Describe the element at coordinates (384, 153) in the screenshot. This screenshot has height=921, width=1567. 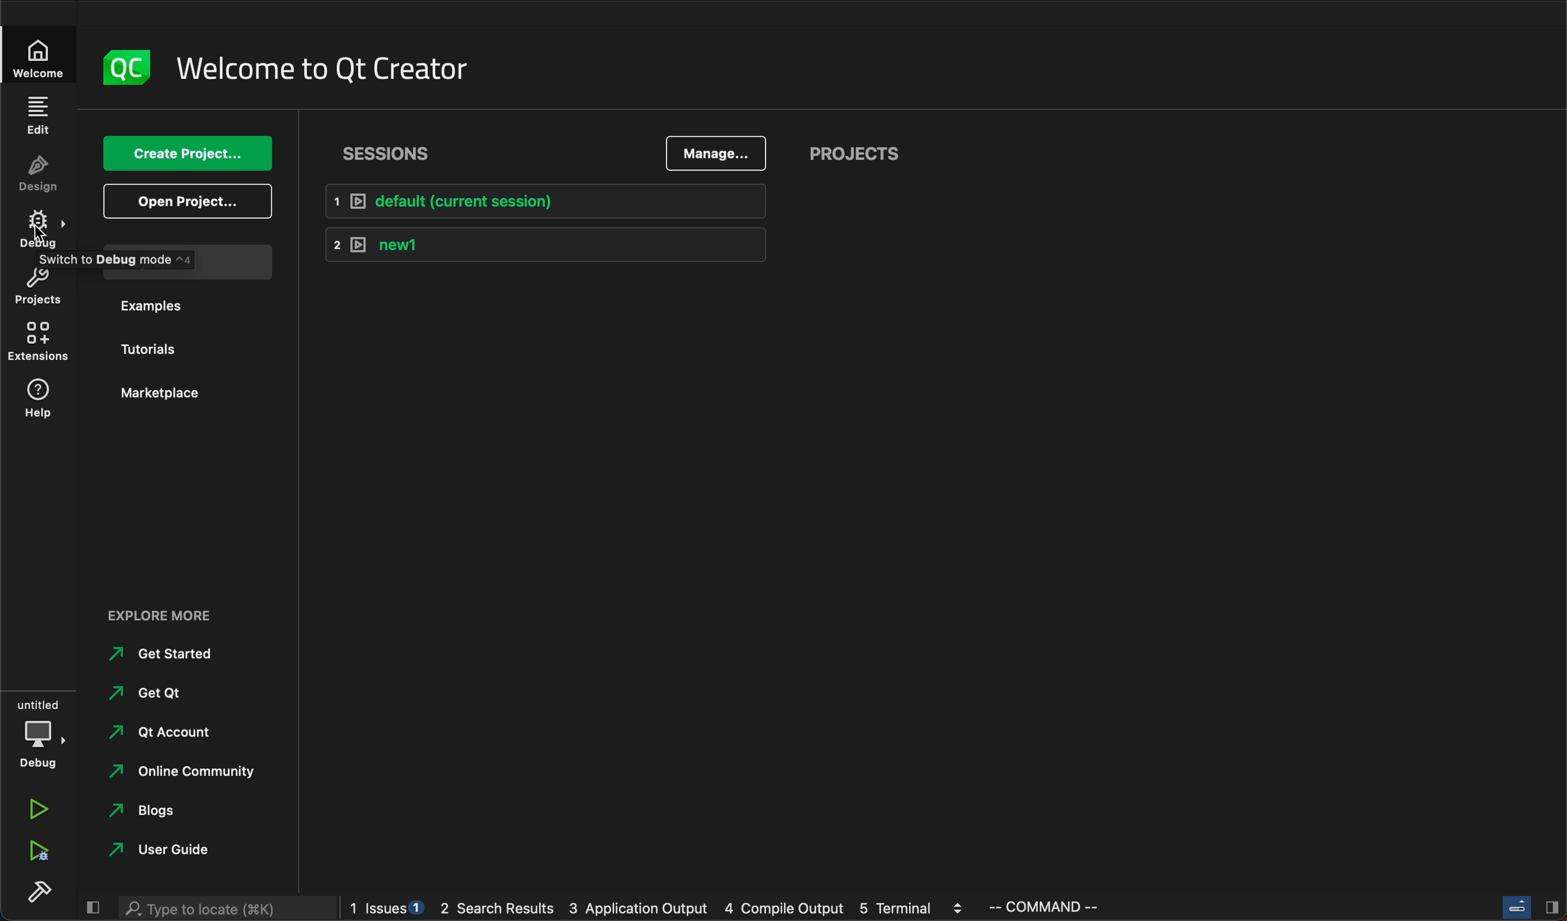
I see `sessions` at that location.